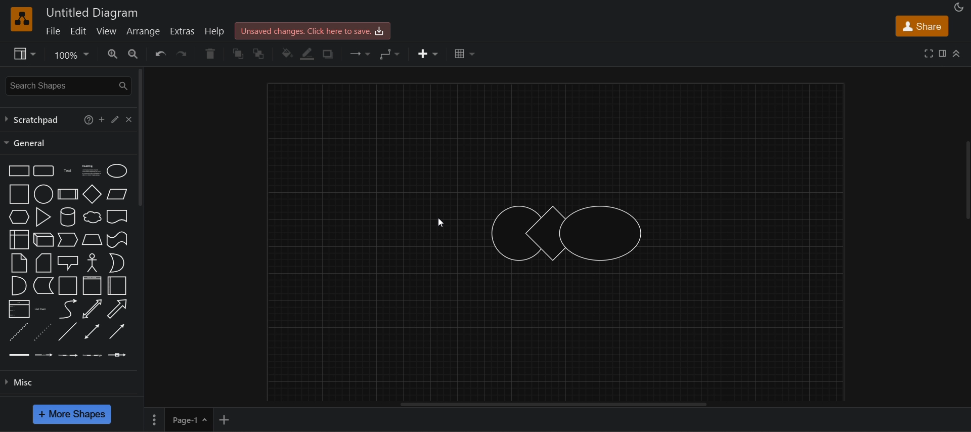 The width and height of the screenshot is (971, 432). I want to click on Arrow, so click(116, 309).